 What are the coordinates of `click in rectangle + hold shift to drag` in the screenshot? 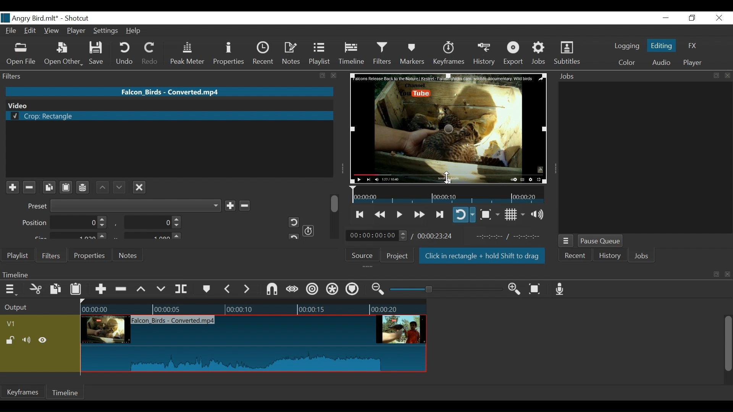 It's located at (483, 257).